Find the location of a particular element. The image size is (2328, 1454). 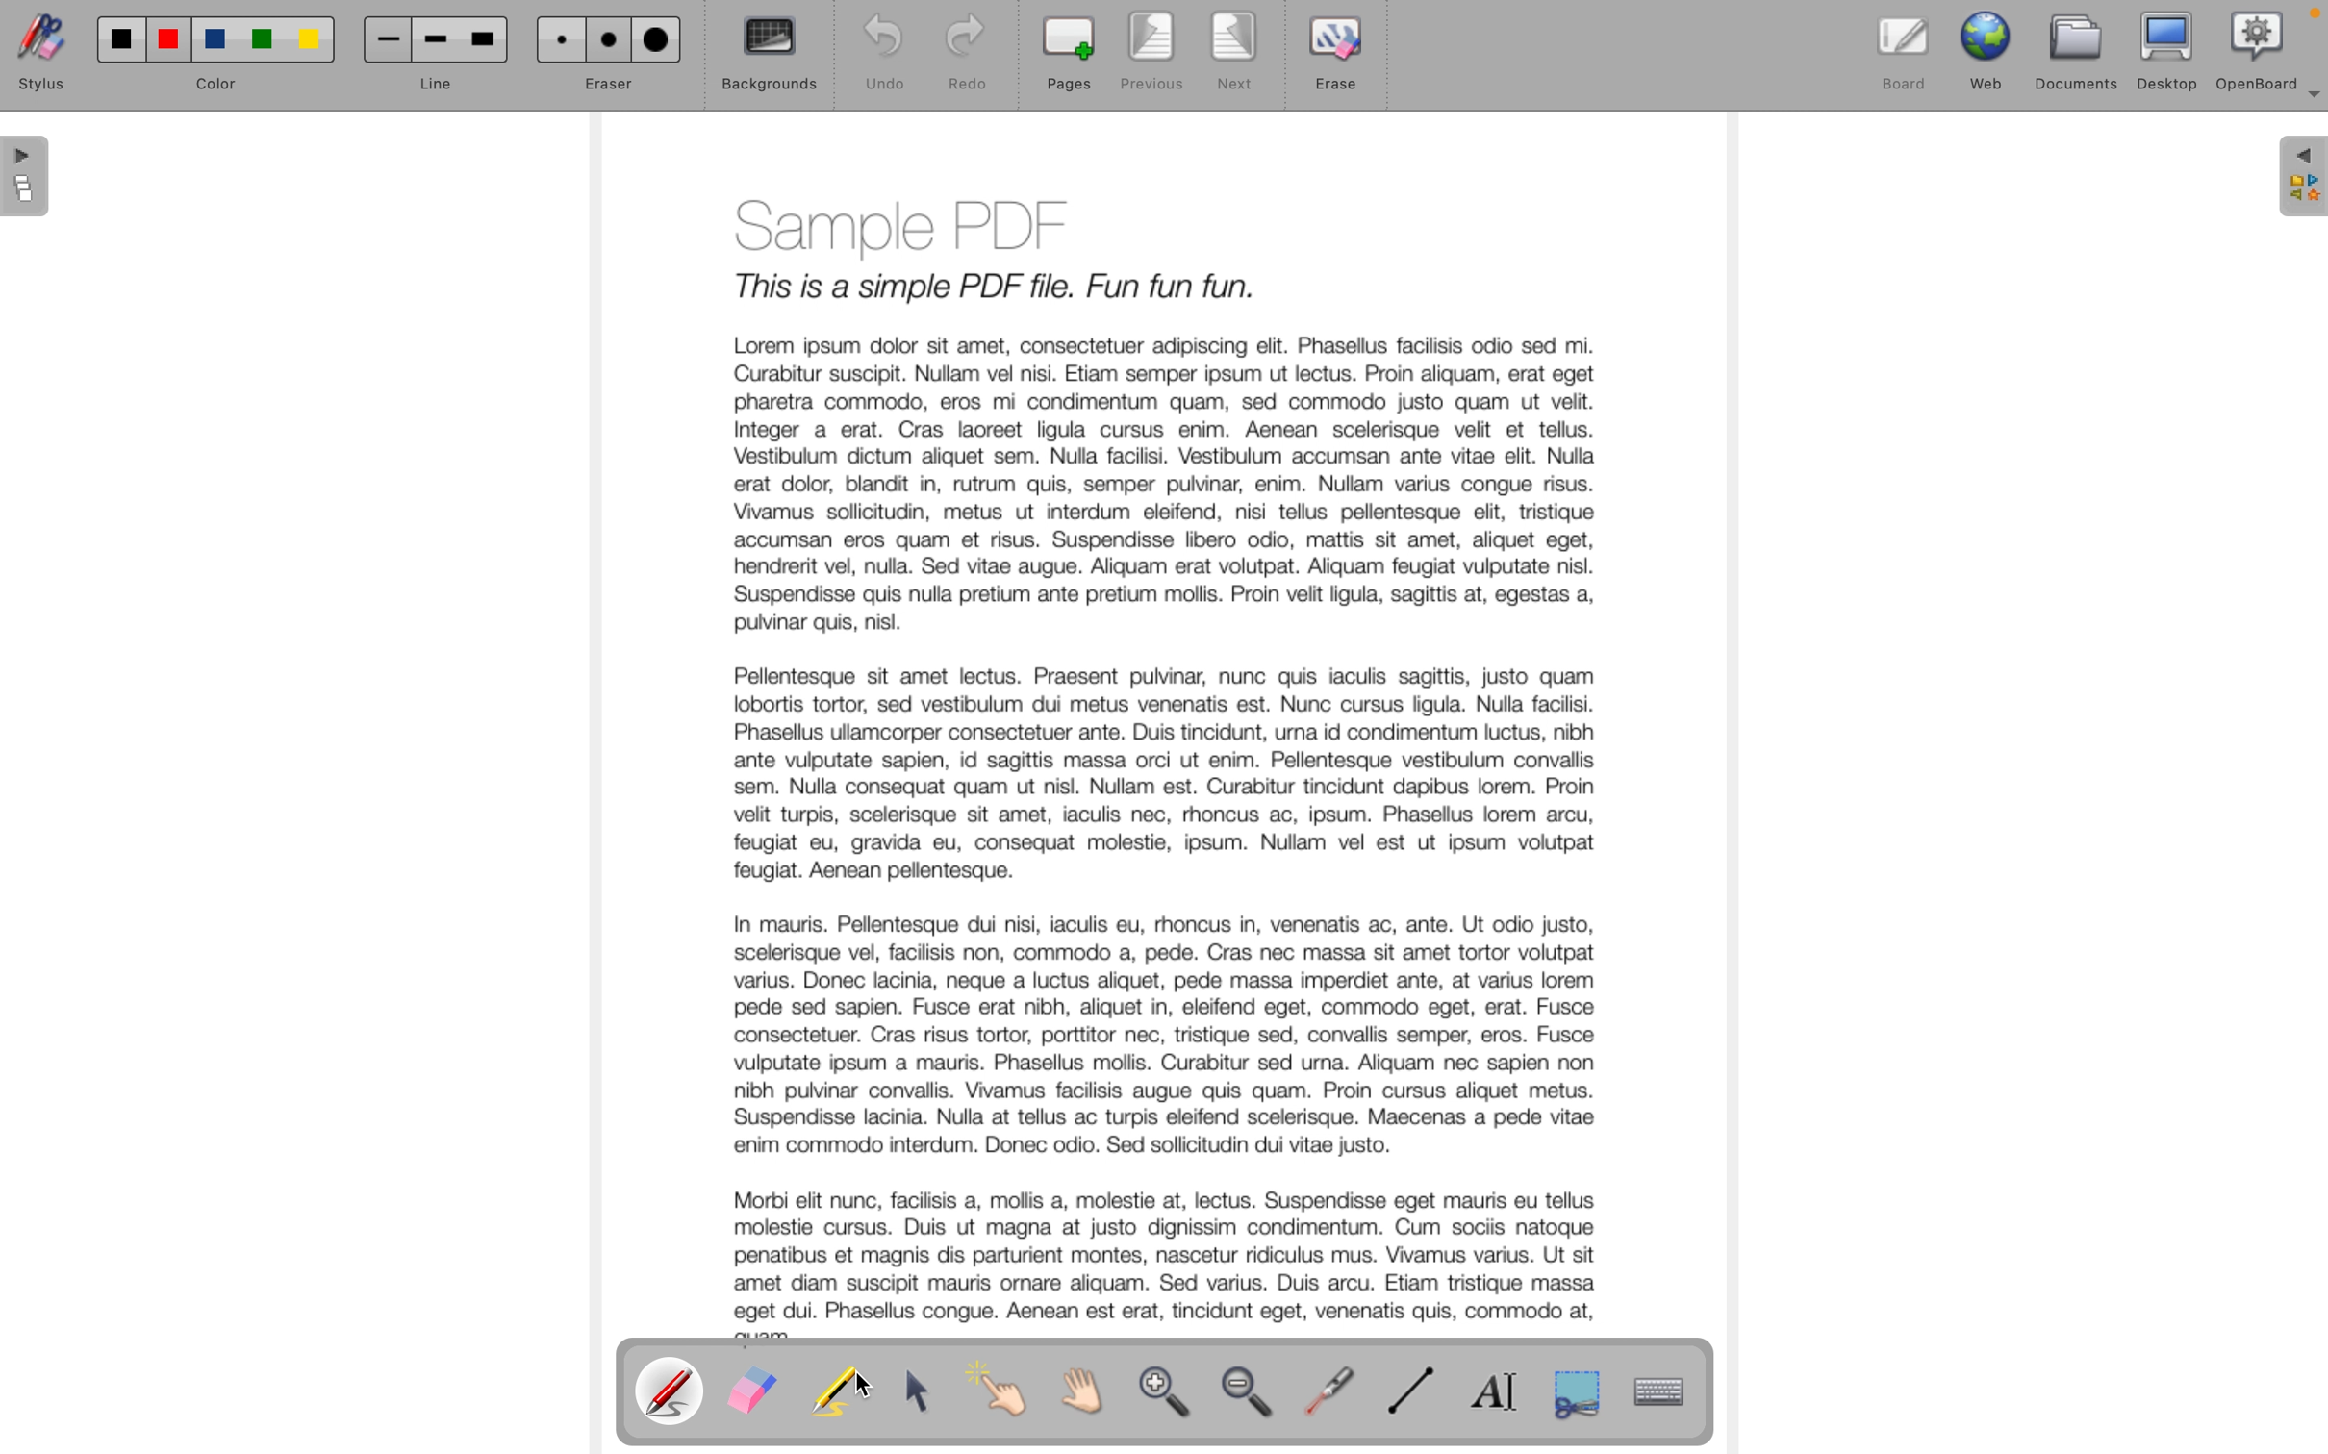

write text is located at coordinates (1503, 1391).